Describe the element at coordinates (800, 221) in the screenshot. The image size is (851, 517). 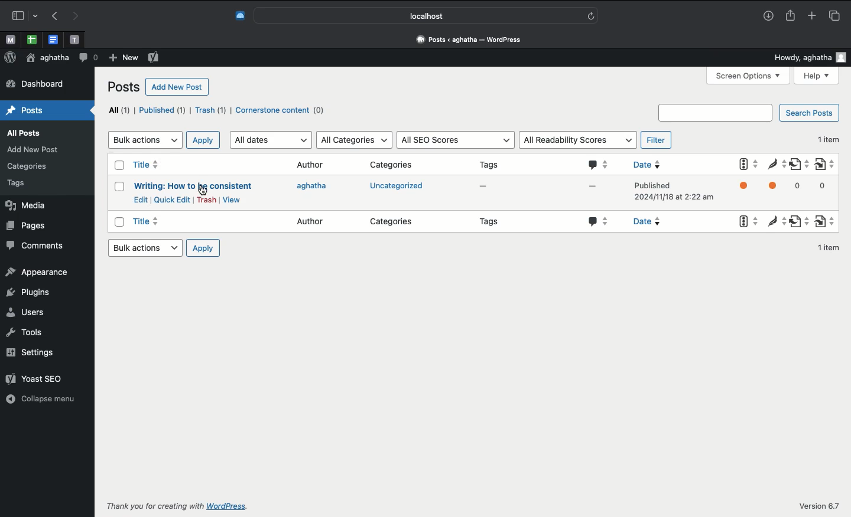
I see `Outgoing links` at that location.